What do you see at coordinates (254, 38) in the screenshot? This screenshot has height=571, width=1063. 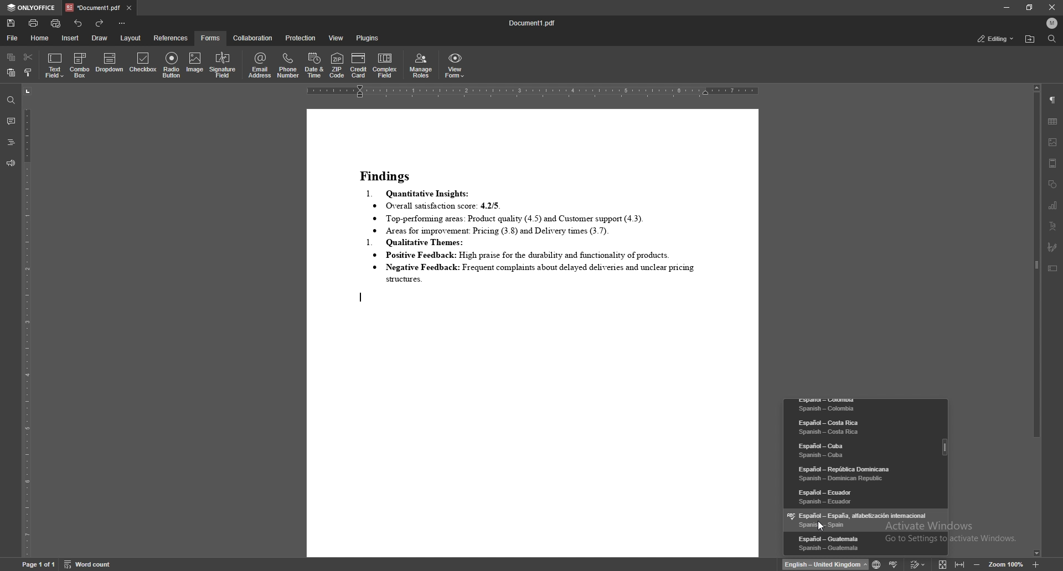 I see `collaboration` at bounding box center [254, 38].